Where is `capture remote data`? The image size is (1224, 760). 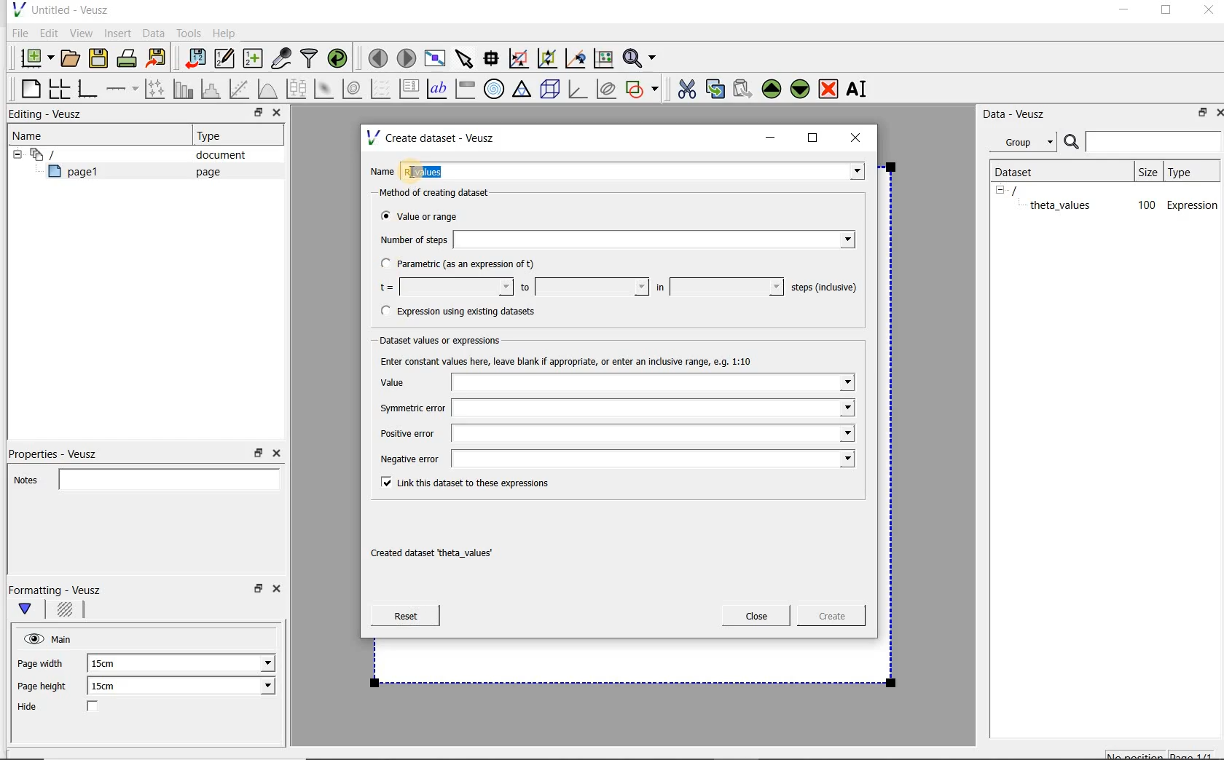
capture remote data is located at coordinates (282, 60).